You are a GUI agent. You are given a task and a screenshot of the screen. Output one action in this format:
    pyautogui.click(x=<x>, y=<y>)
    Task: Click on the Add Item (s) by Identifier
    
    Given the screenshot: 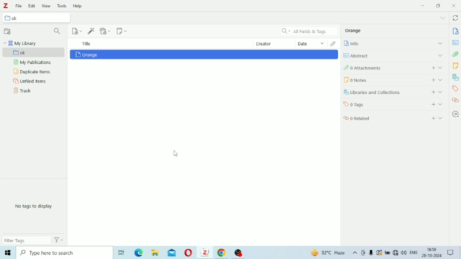 What is the action you would take?
    pyautogui.click(x=92, y=31)
    